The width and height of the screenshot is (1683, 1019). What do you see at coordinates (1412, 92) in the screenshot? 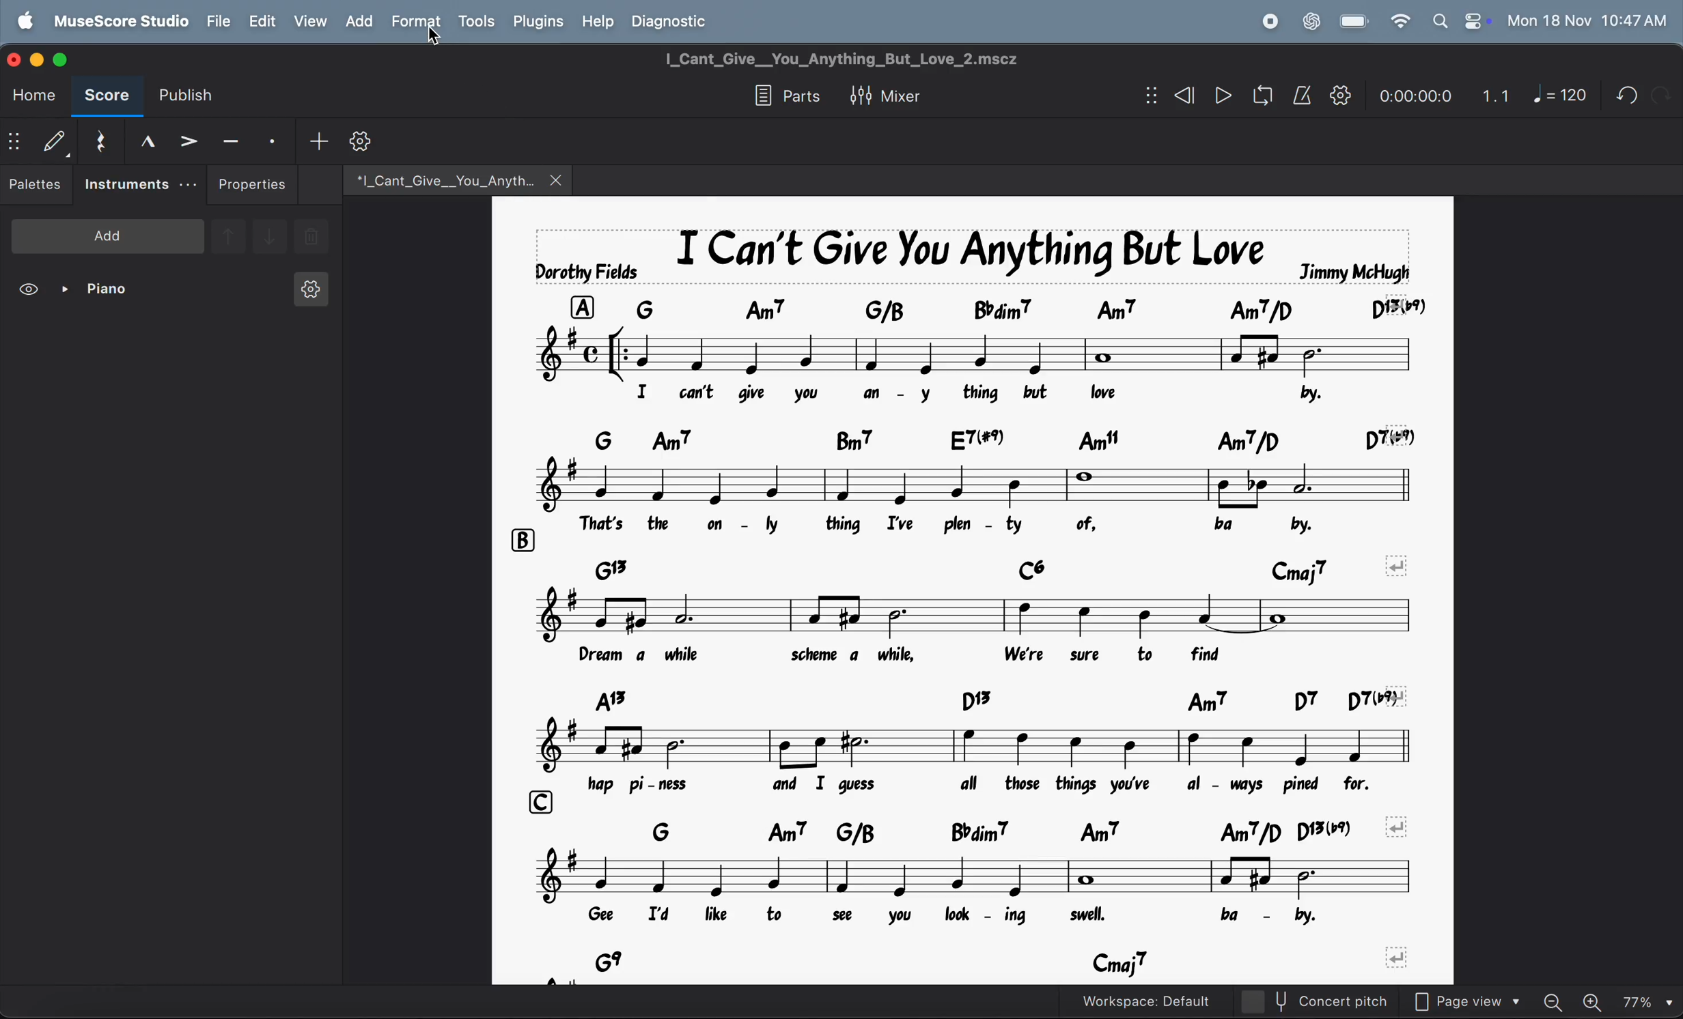
I see `time frame` at bounding box center [1412, 92].